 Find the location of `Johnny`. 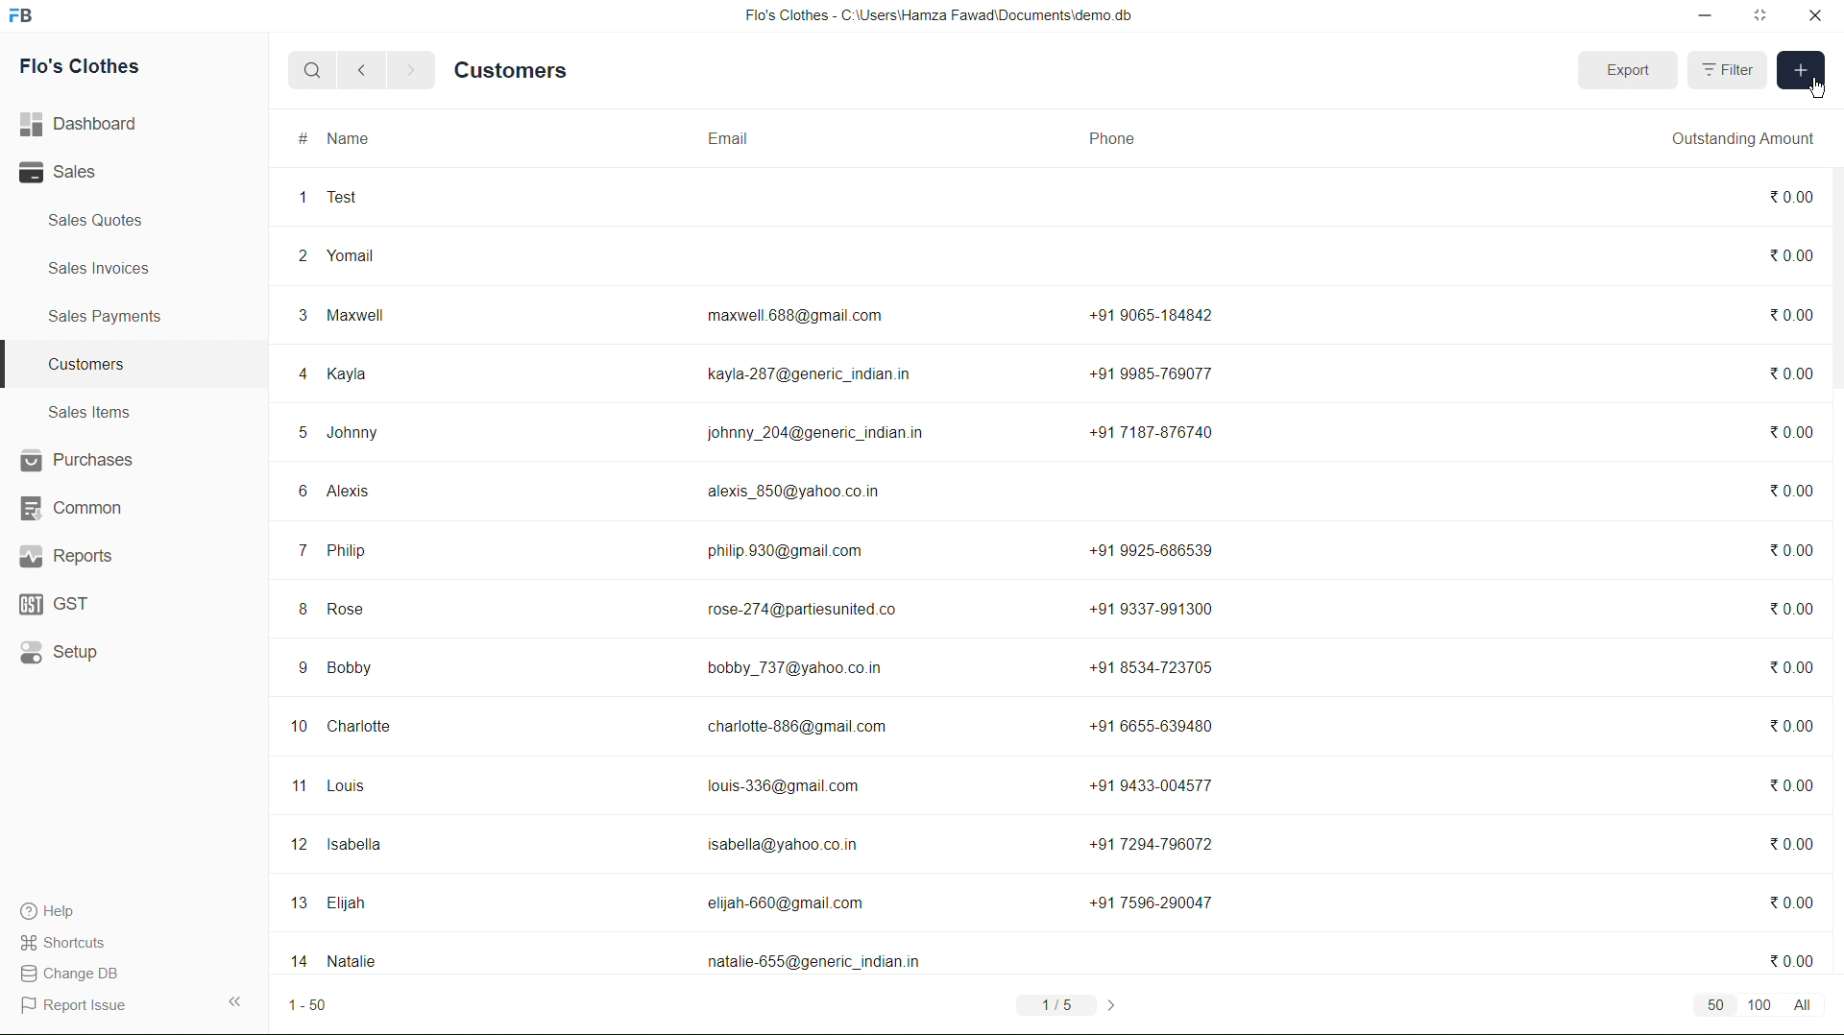

Johnny is located at coordinates (356, 430).